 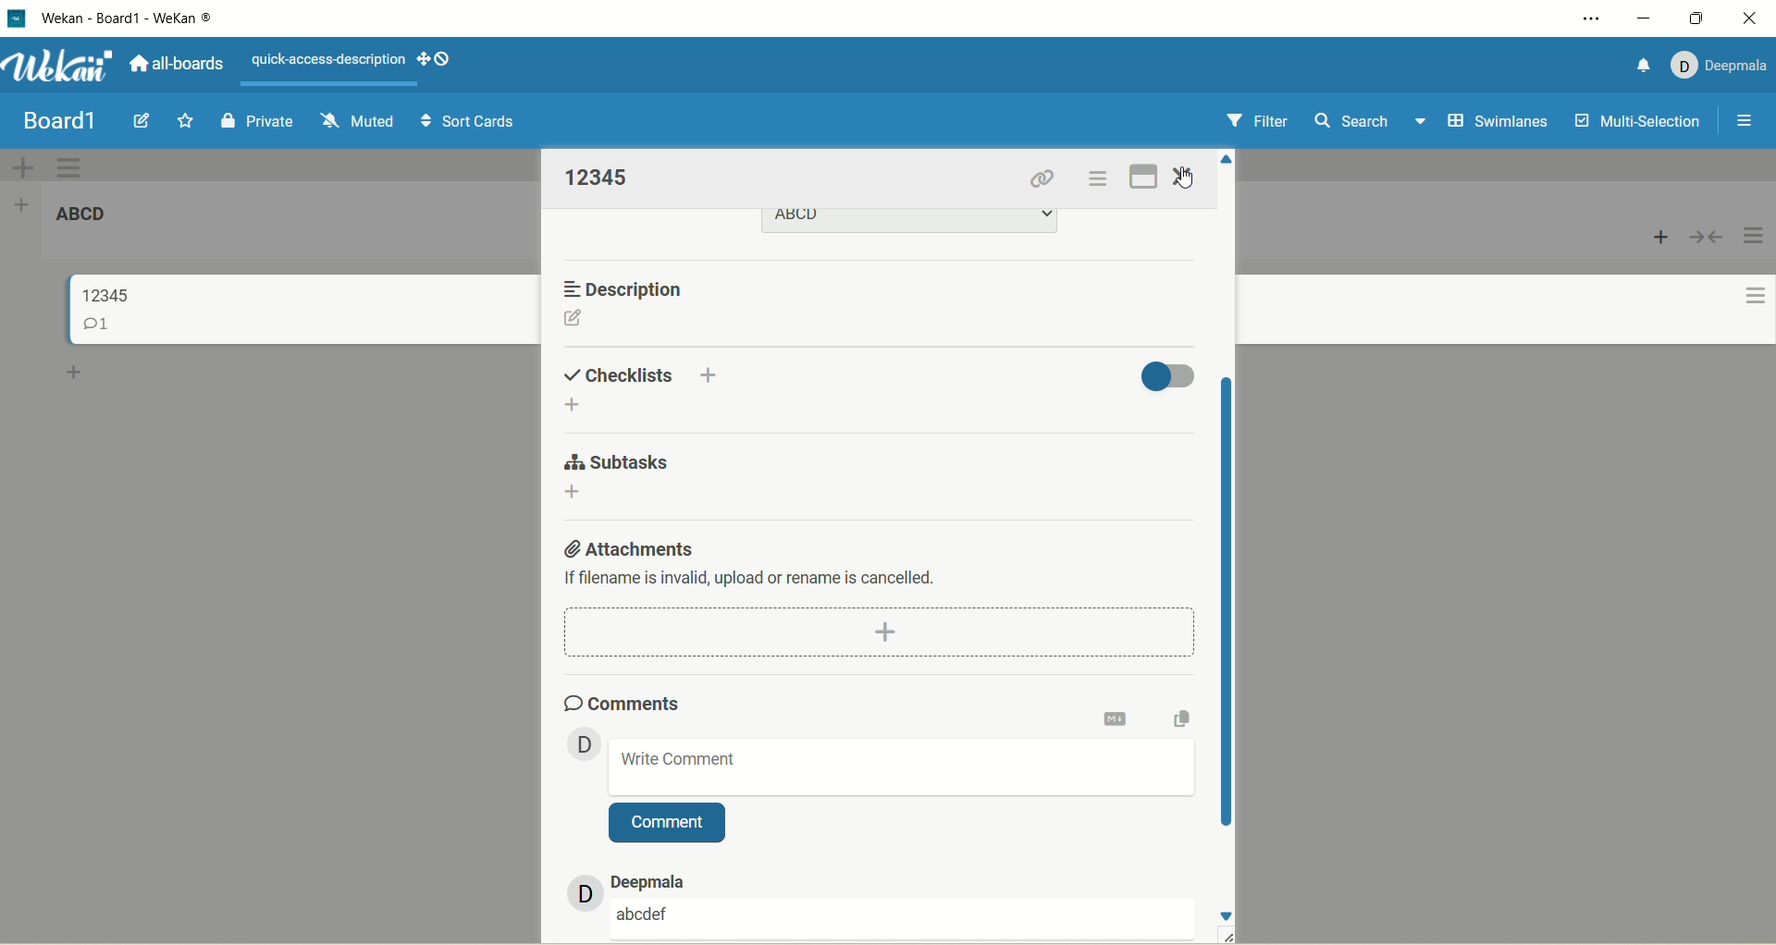 What do you see at coordinates (1500, 123) in the screenshot?
I see `swimlanes` at bounding box center [1500, 123].